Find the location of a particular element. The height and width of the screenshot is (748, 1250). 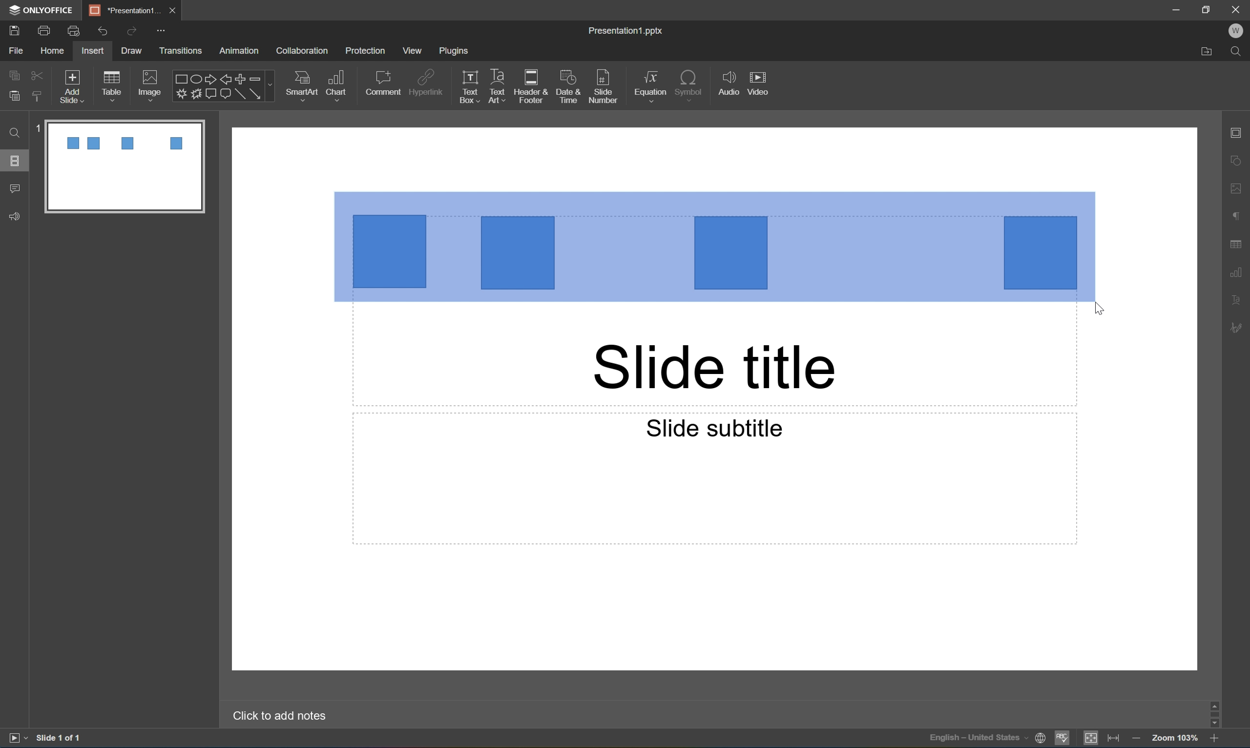

slide number is located at coordinates (604, 87).